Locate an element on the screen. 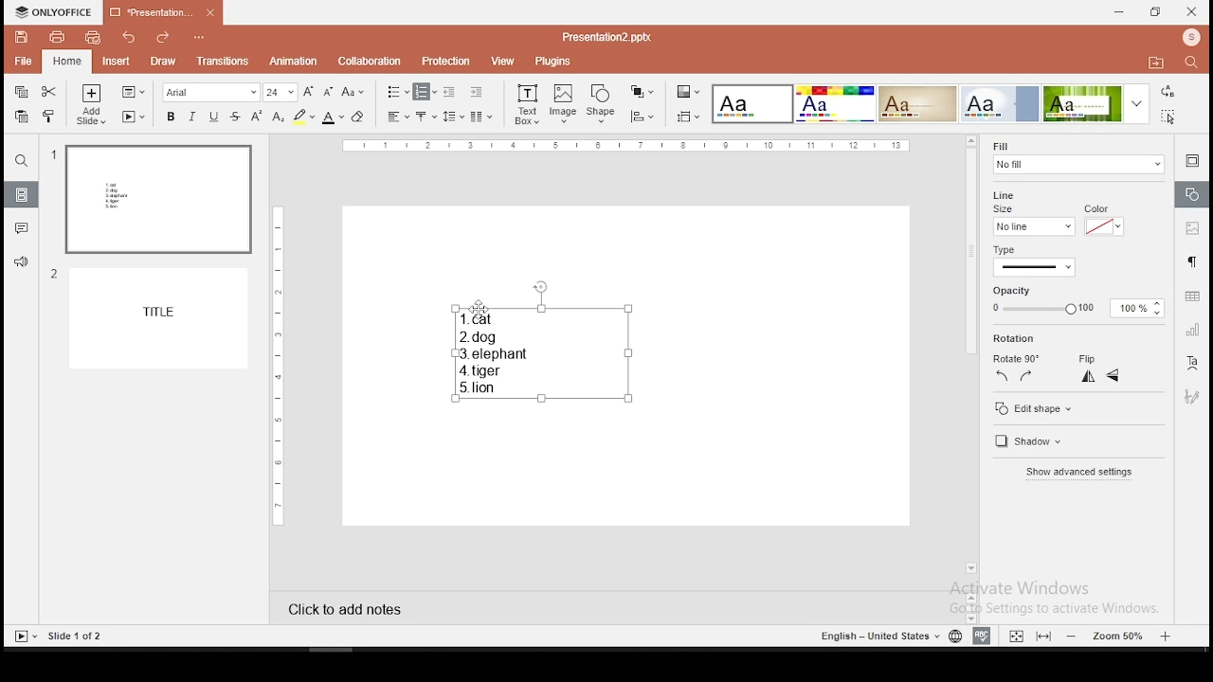 This screenshot has height=682, width=1213. select all is located at coordinates (1171, 118).